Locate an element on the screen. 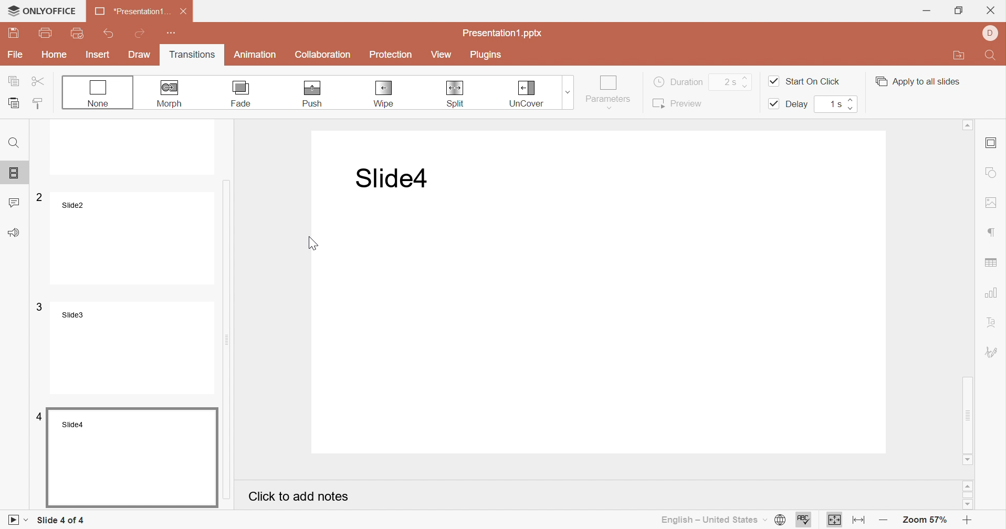 The width and height of the screenshot is (1006, 529). Plugins is located at coordinates (486, 55).